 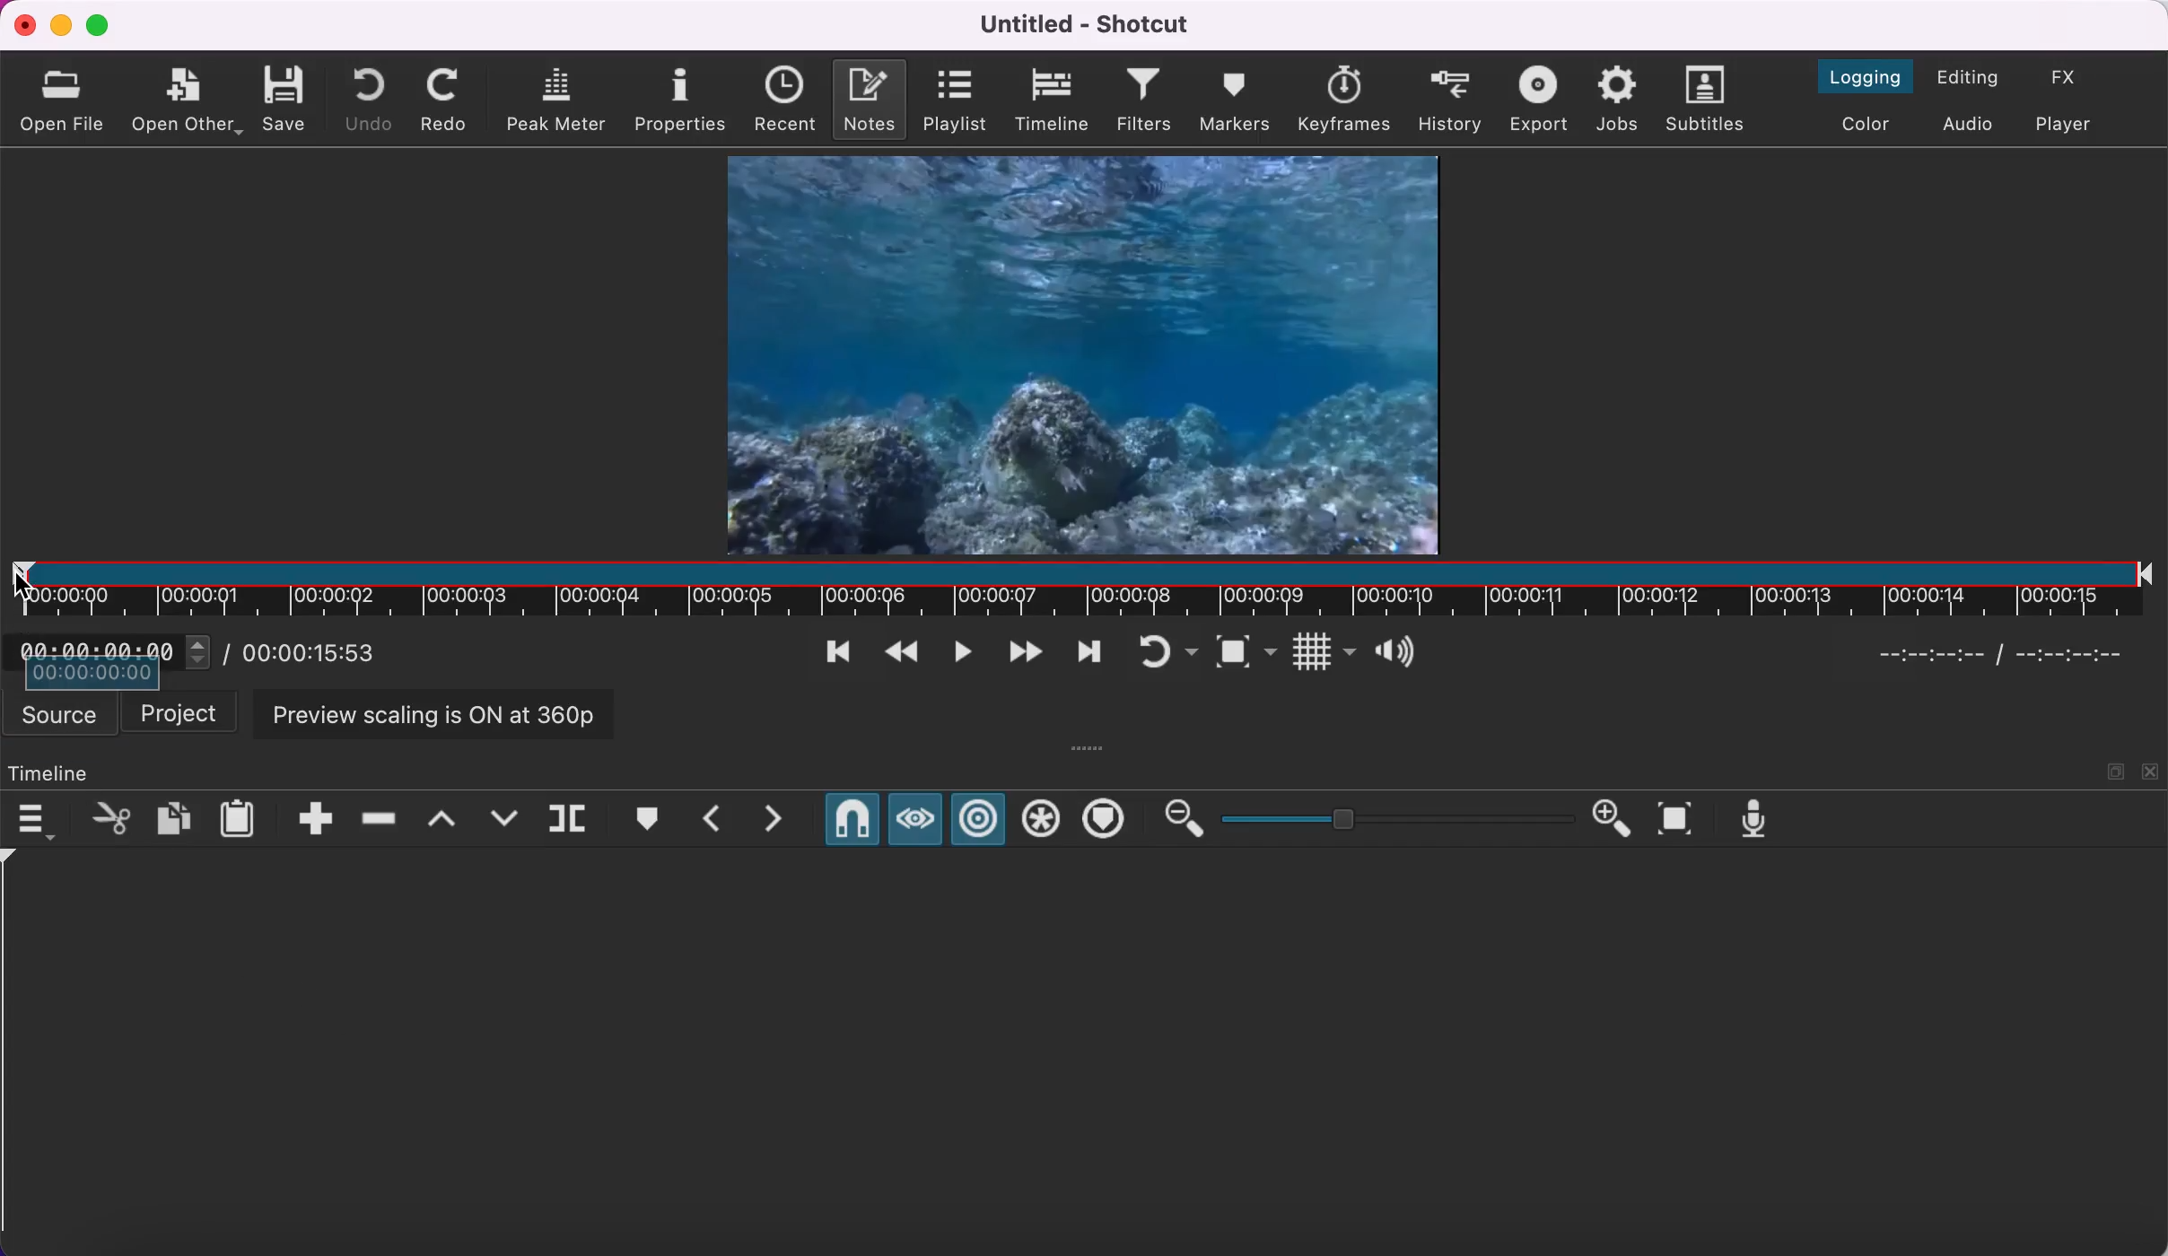 What do you see at coordinates (2116, 770) in the screenshot?
I see `maximize` at bounding box center [2116, 770].